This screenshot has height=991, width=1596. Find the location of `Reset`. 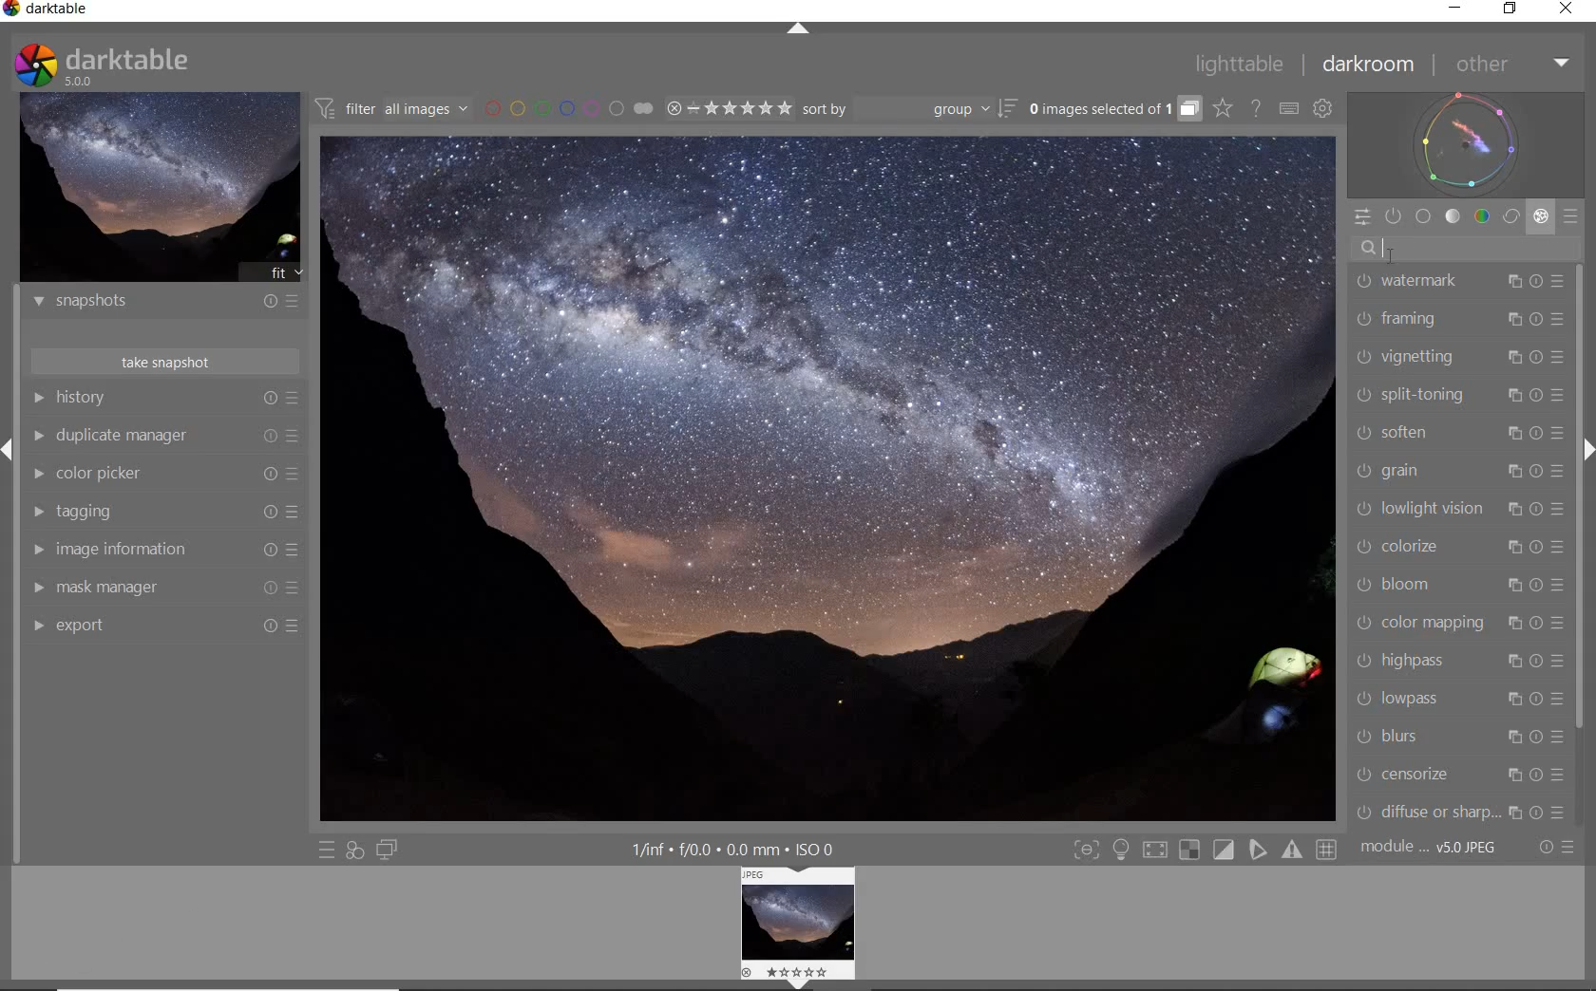

Reset is located at coordinates (295, 625).